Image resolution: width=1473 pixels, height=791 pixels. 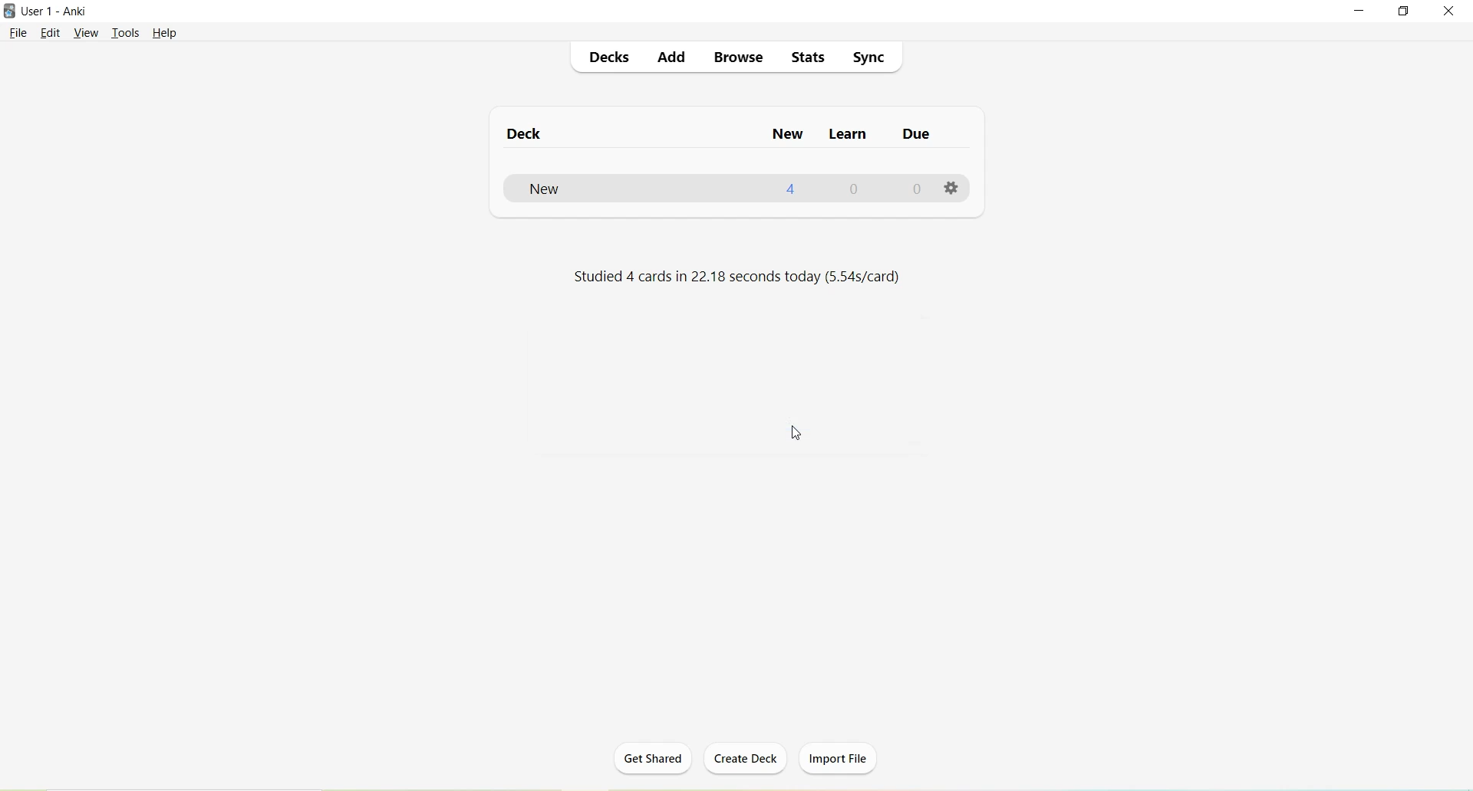 What do you see at coordinates (56, 11) in the screenshot?
I see `User 1 - Anki` at bounding box center [56, 11].